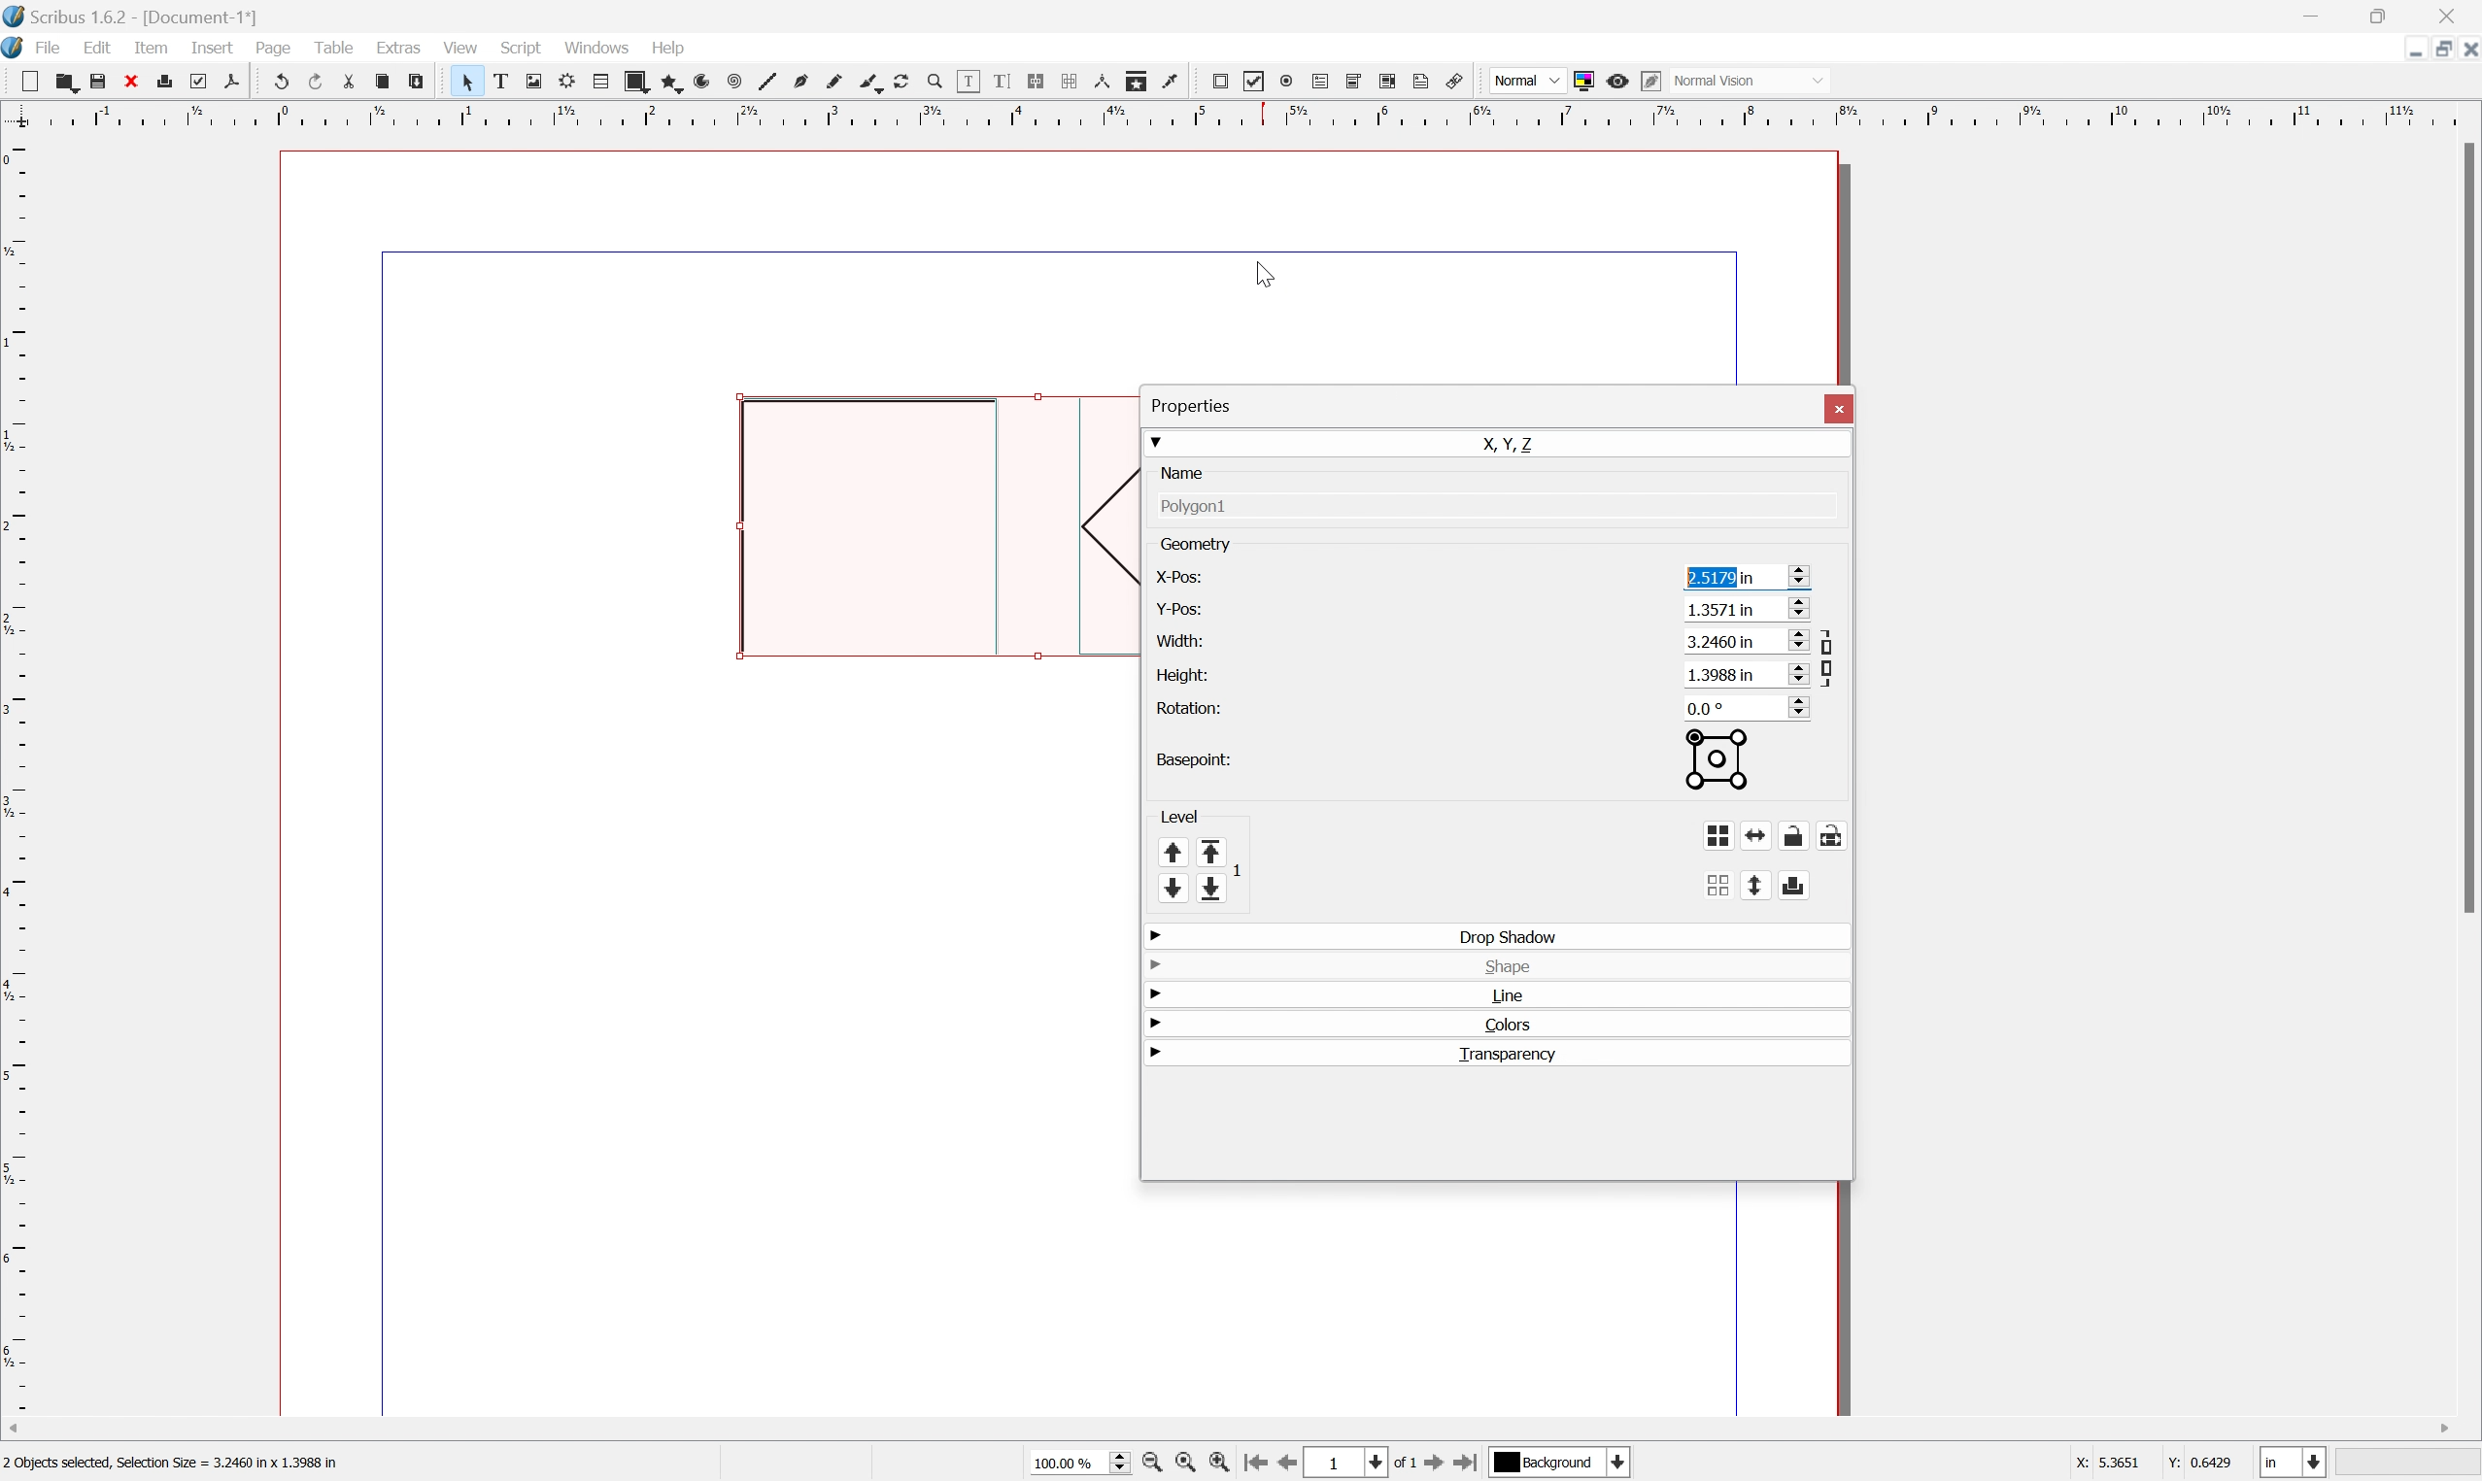 The height and width of the screenshot is (1481, 2482). What do you see at coordinates (159, 15) in the screenshot?
I see `Scribus 1.6.2 - [Document-1*]` at bounding box center [159, 15].